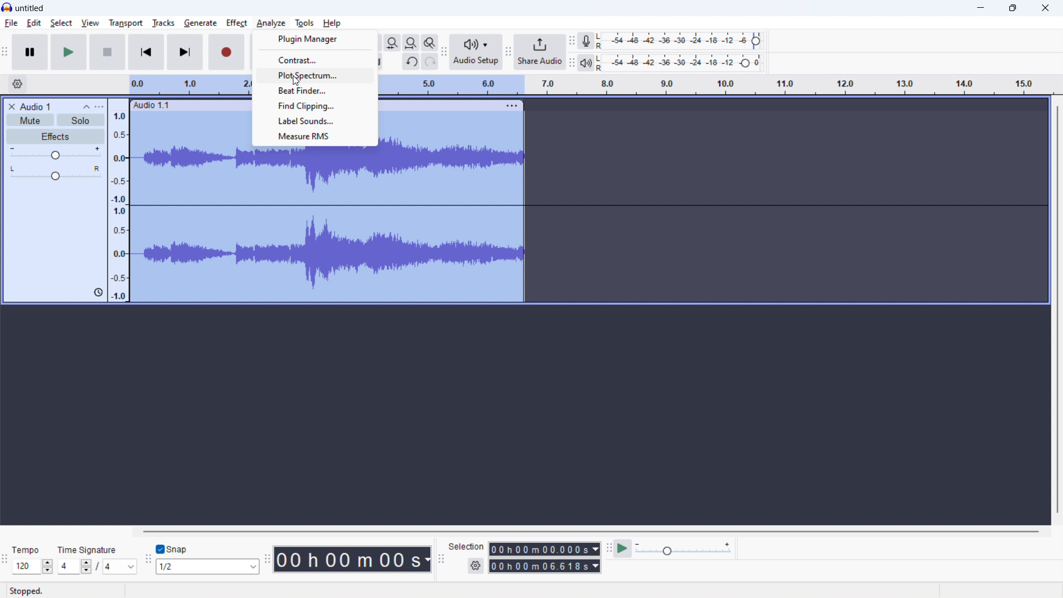  I want to click on time toolbar, so click(267, 562).